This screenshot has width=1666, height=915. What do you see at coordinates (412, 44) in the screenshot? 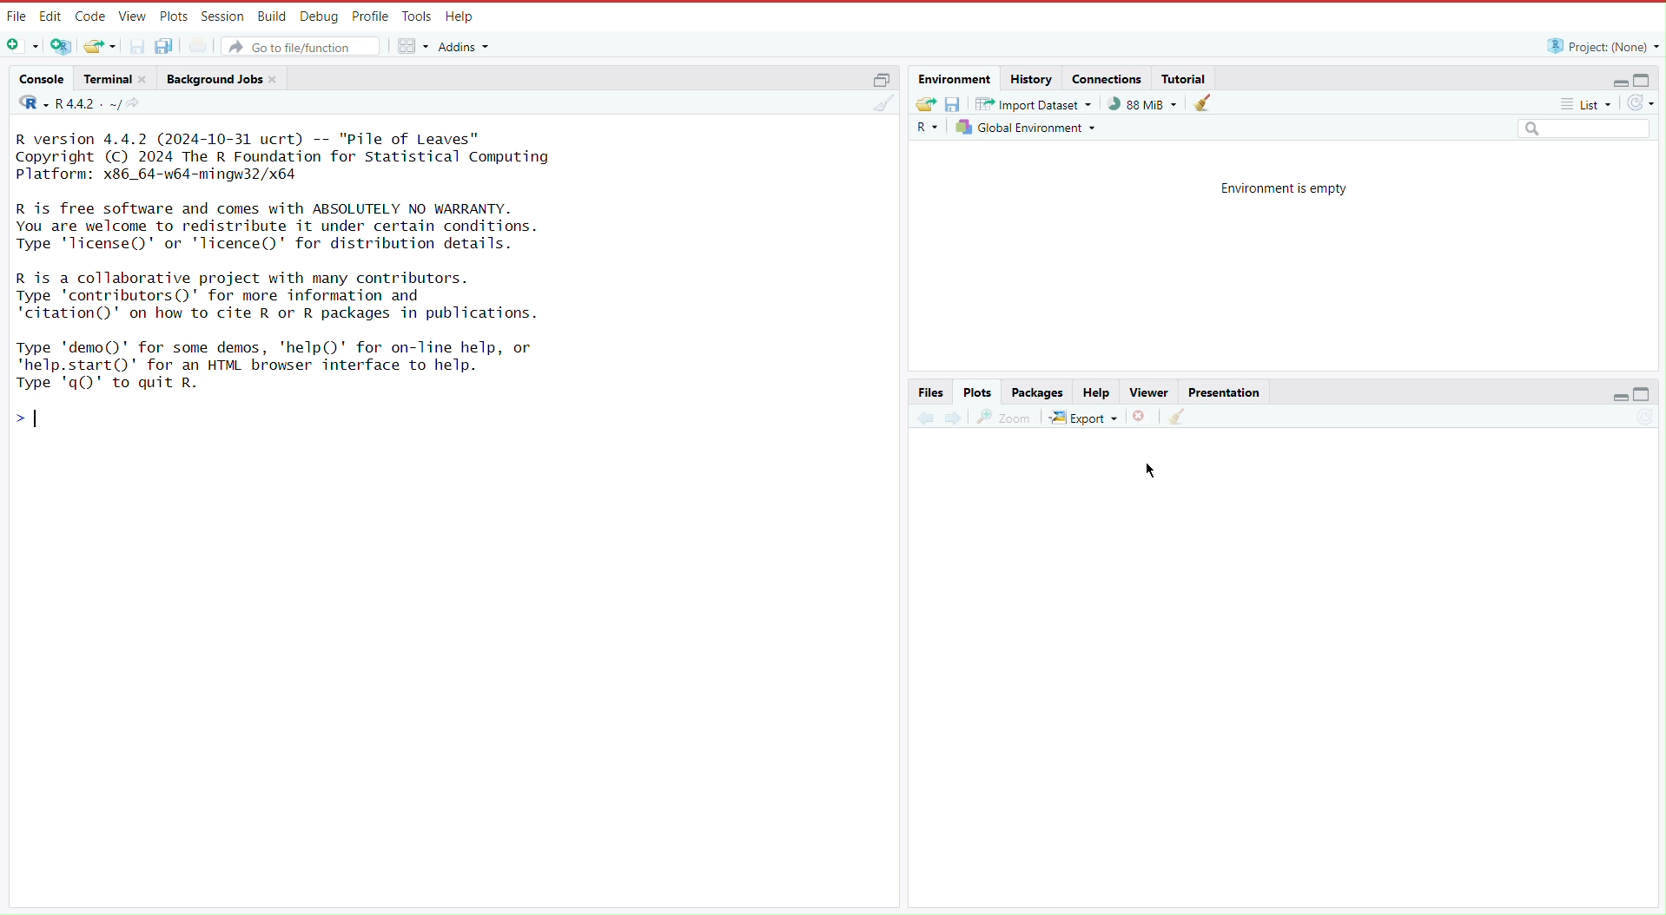
I see `Workspace panes` at bounding box center [412, 44].